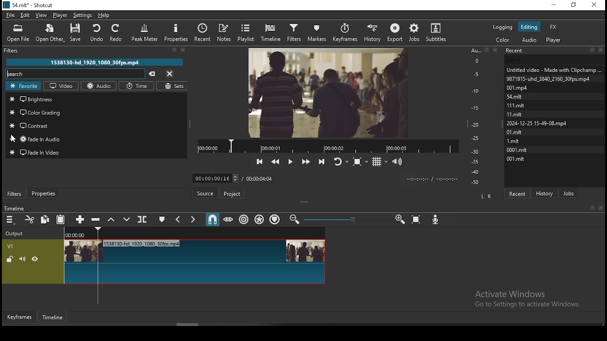  Describe the element at coordinates (592, 208) in the screenshot. I see `bookmark` at that location.